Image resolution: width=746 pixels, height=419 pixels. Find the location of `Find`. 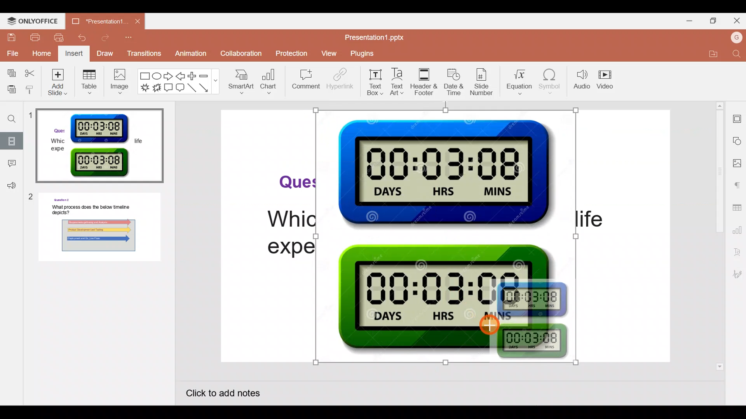

Find is located at coordinates (9, 116).